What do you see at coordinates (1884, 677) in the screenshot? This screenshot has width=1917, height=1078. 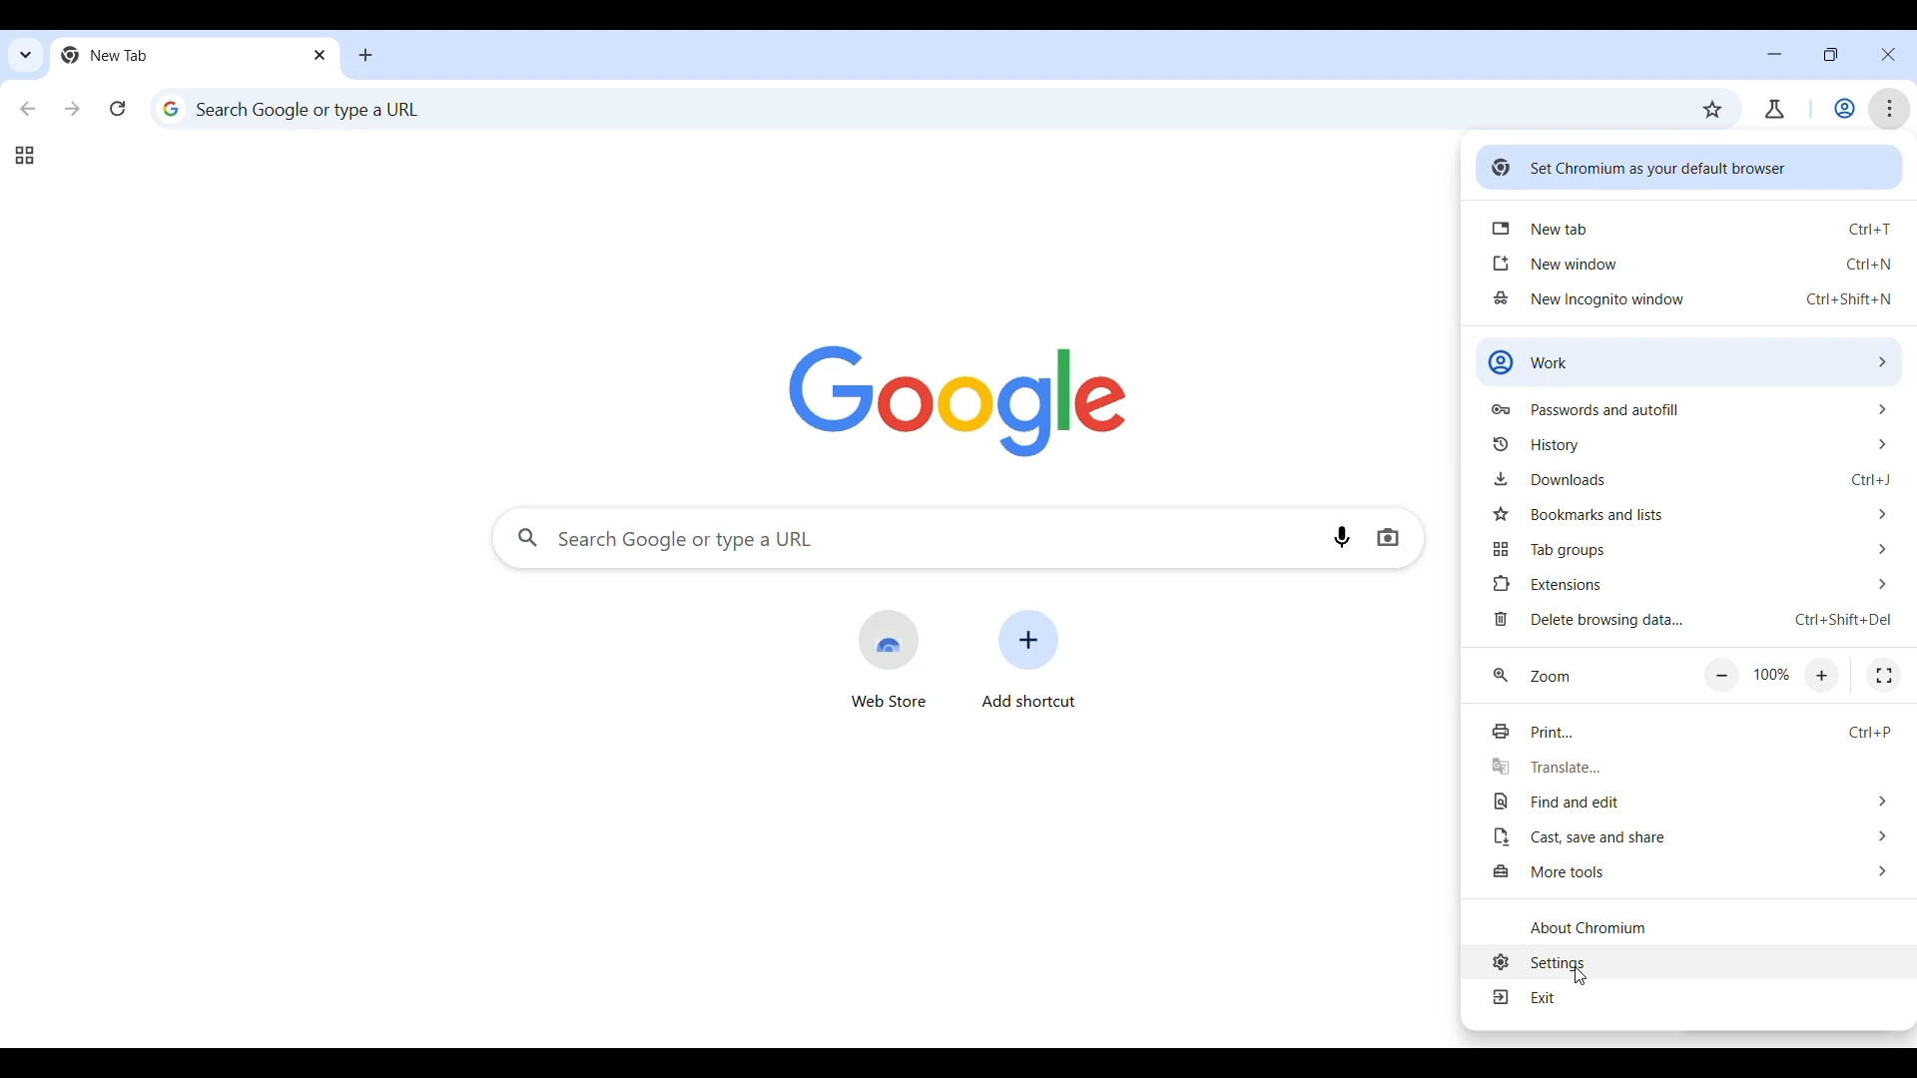 I see `Fullscreen` at bounding box center [1884, 677].